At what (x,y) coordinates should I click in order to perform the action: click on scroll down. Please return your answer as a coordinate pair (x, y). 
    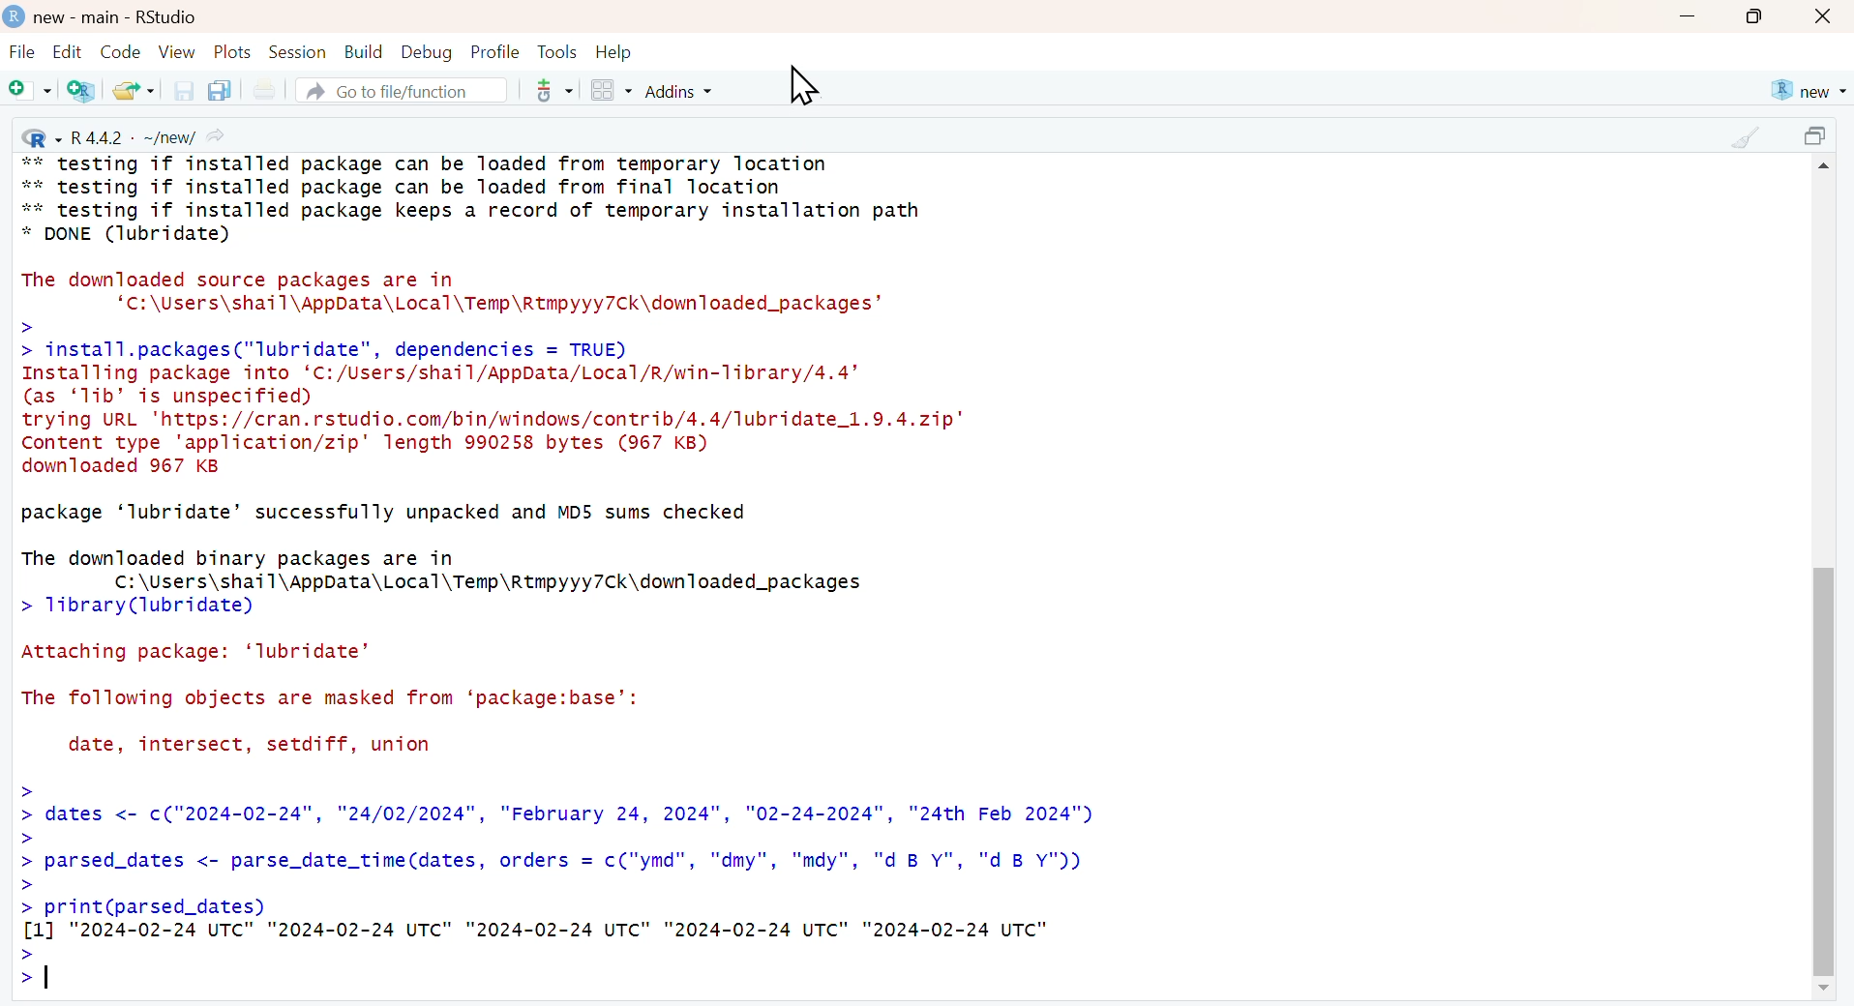
    Looking at the image, I should click on (1821, 990).